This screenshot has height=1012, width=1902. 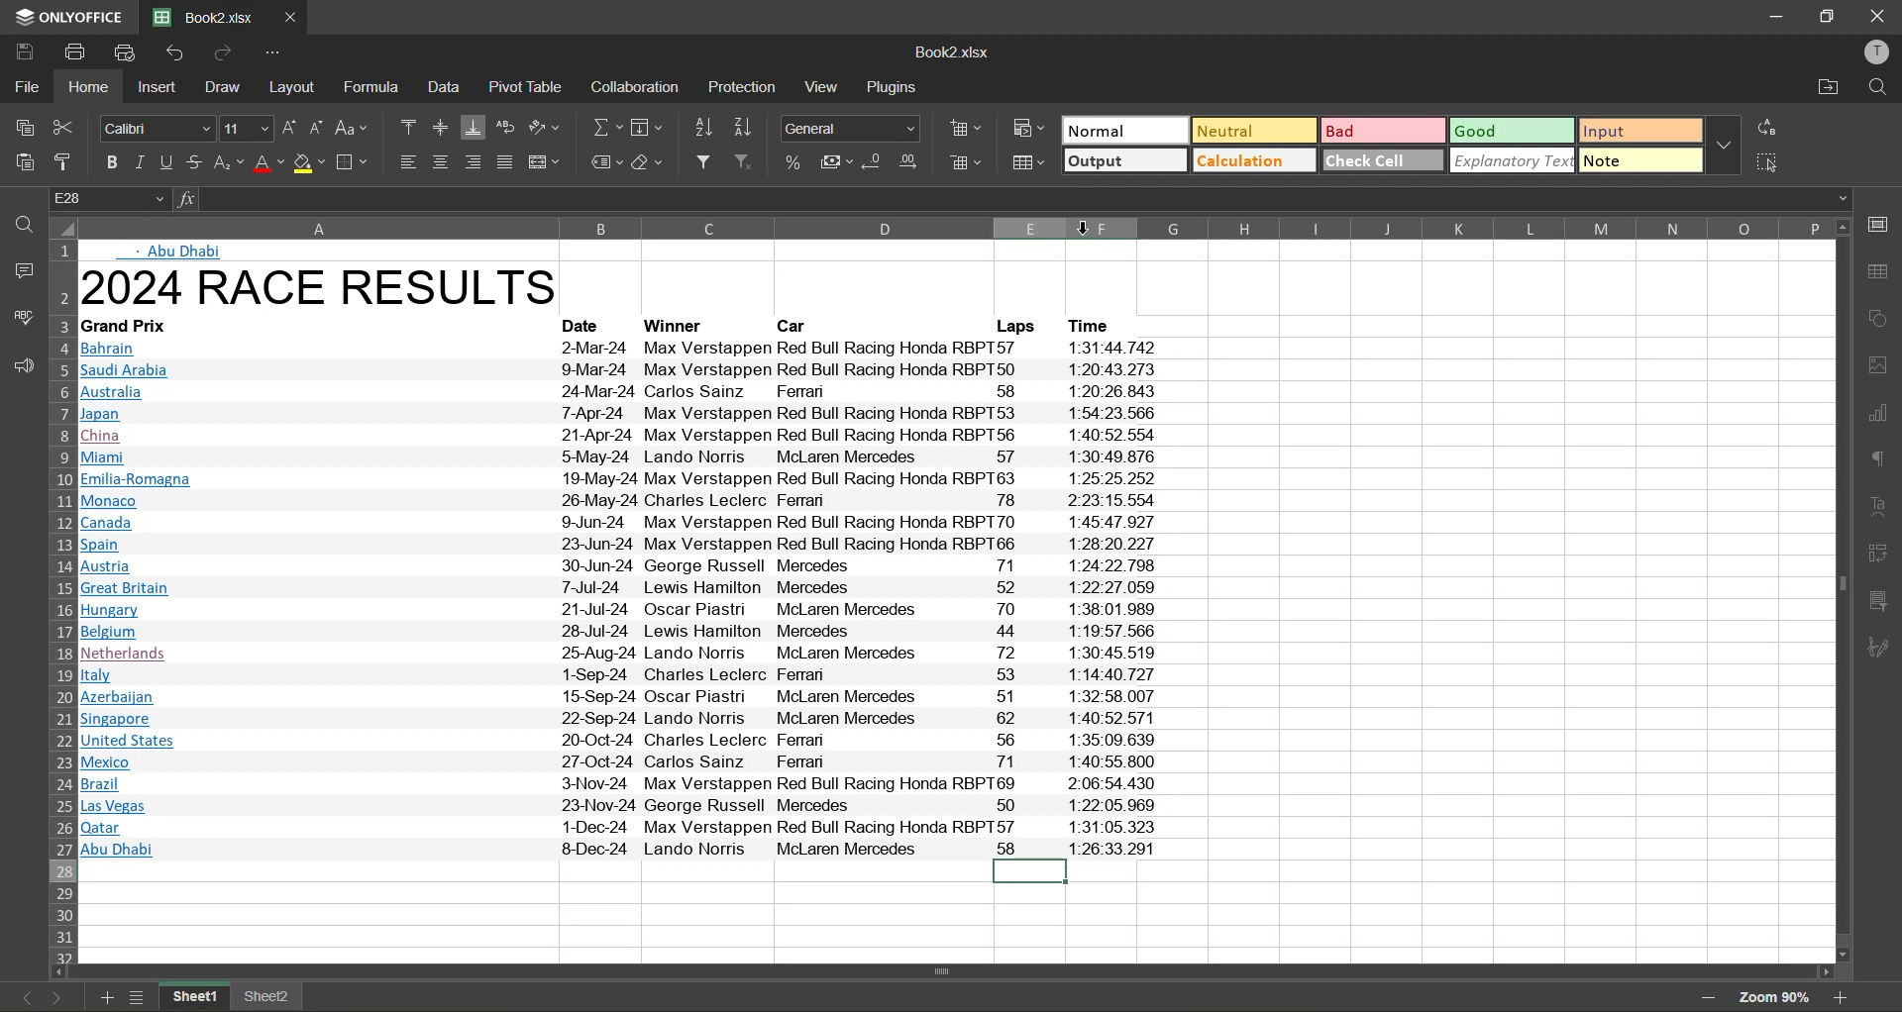 What do you see at coordinates (745, 160) in the screenshot?
I see `clear filter` at bounding box center [745, 160].